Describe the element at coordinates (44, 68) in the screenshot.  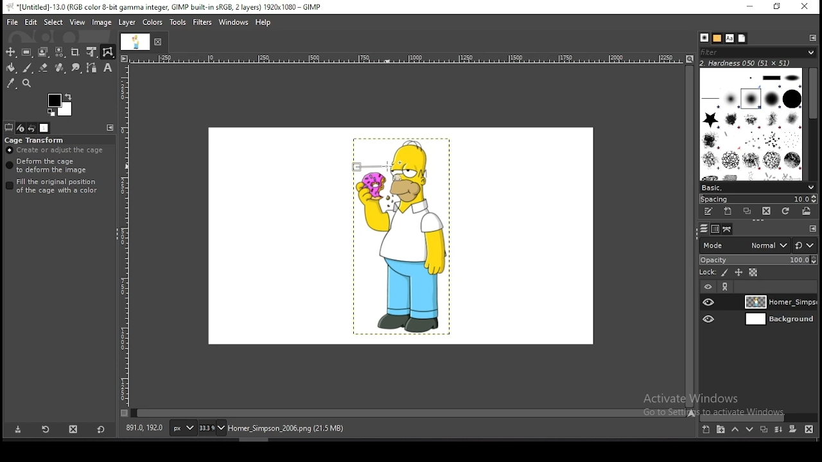
I see `eraser tool` at that location.